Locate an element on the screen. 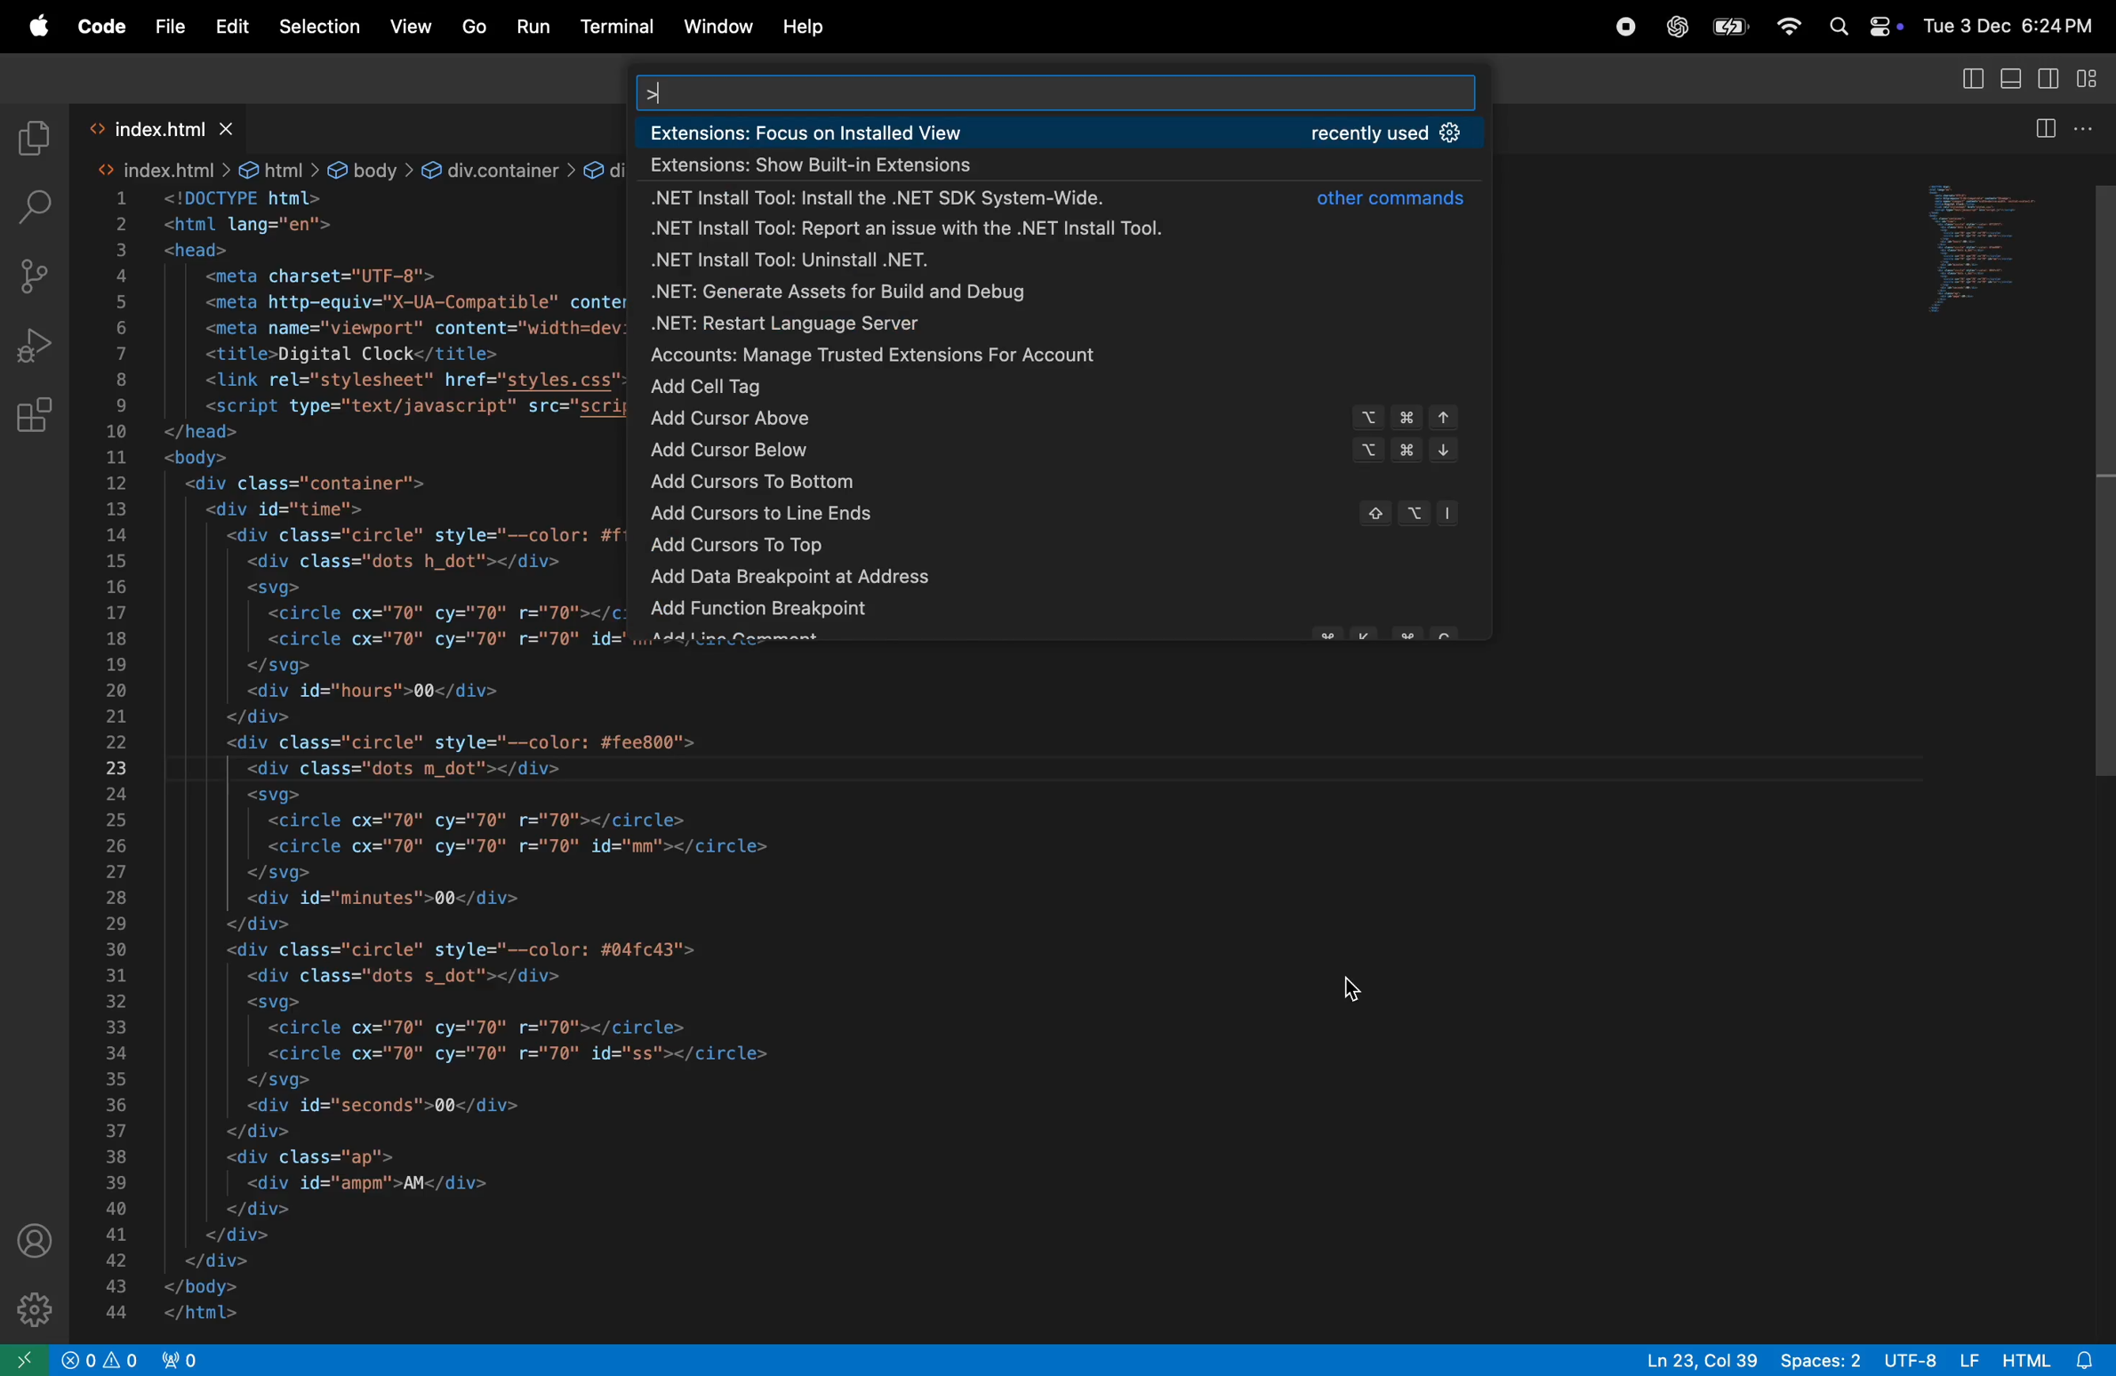 The image size is (2116, 1376). index.html is located at coordinates (165, 124).